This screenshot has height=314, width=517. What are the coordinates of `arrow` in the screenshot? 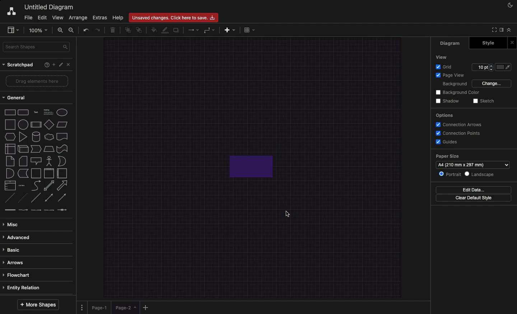 It's located at (64, 185).